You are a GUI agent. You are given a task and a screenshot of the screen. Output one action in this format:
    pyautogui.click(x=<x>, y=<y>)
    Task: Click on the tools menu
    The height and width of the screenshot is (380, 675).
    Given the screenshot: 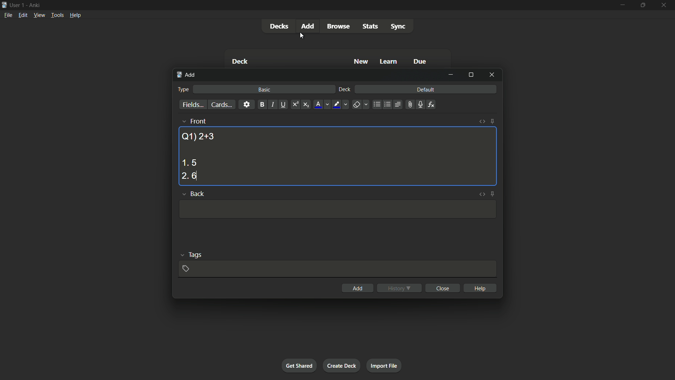 What is the action you would take?
    pyautogui.click(x=57, y=15)
    